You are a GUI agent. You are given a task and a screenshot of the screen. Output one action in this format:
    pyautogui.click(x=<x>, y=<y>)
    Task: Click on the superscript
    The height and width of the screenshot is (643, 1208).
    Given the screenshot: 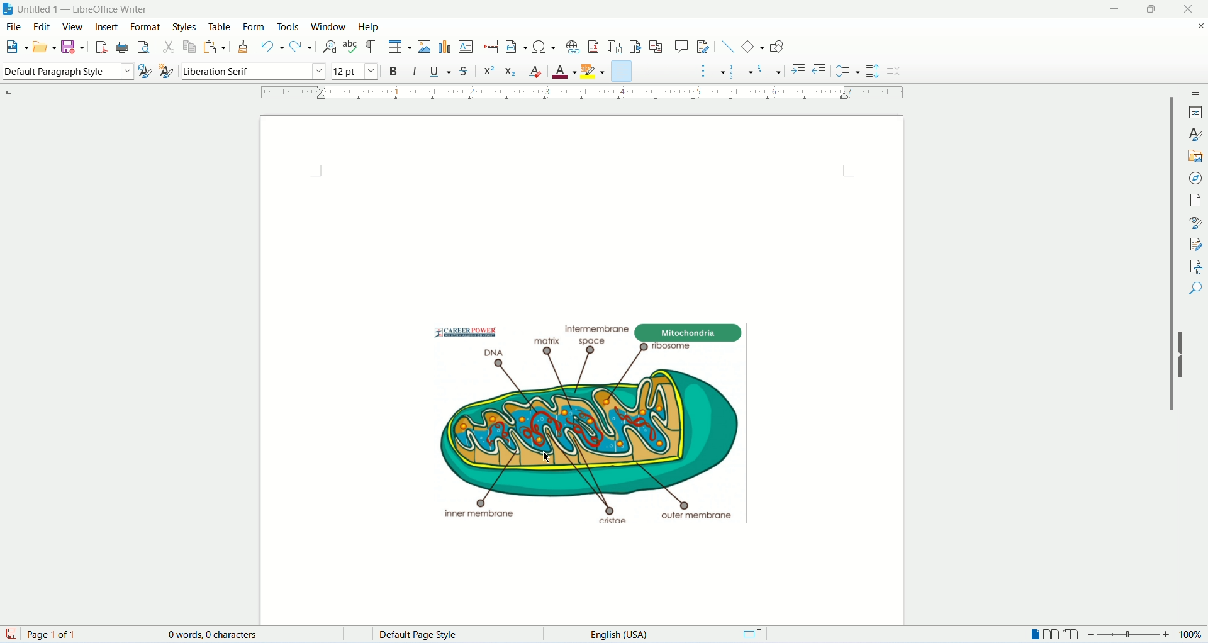 What is the action you would take?
    pyautogui.click(x=491, y=73)
    